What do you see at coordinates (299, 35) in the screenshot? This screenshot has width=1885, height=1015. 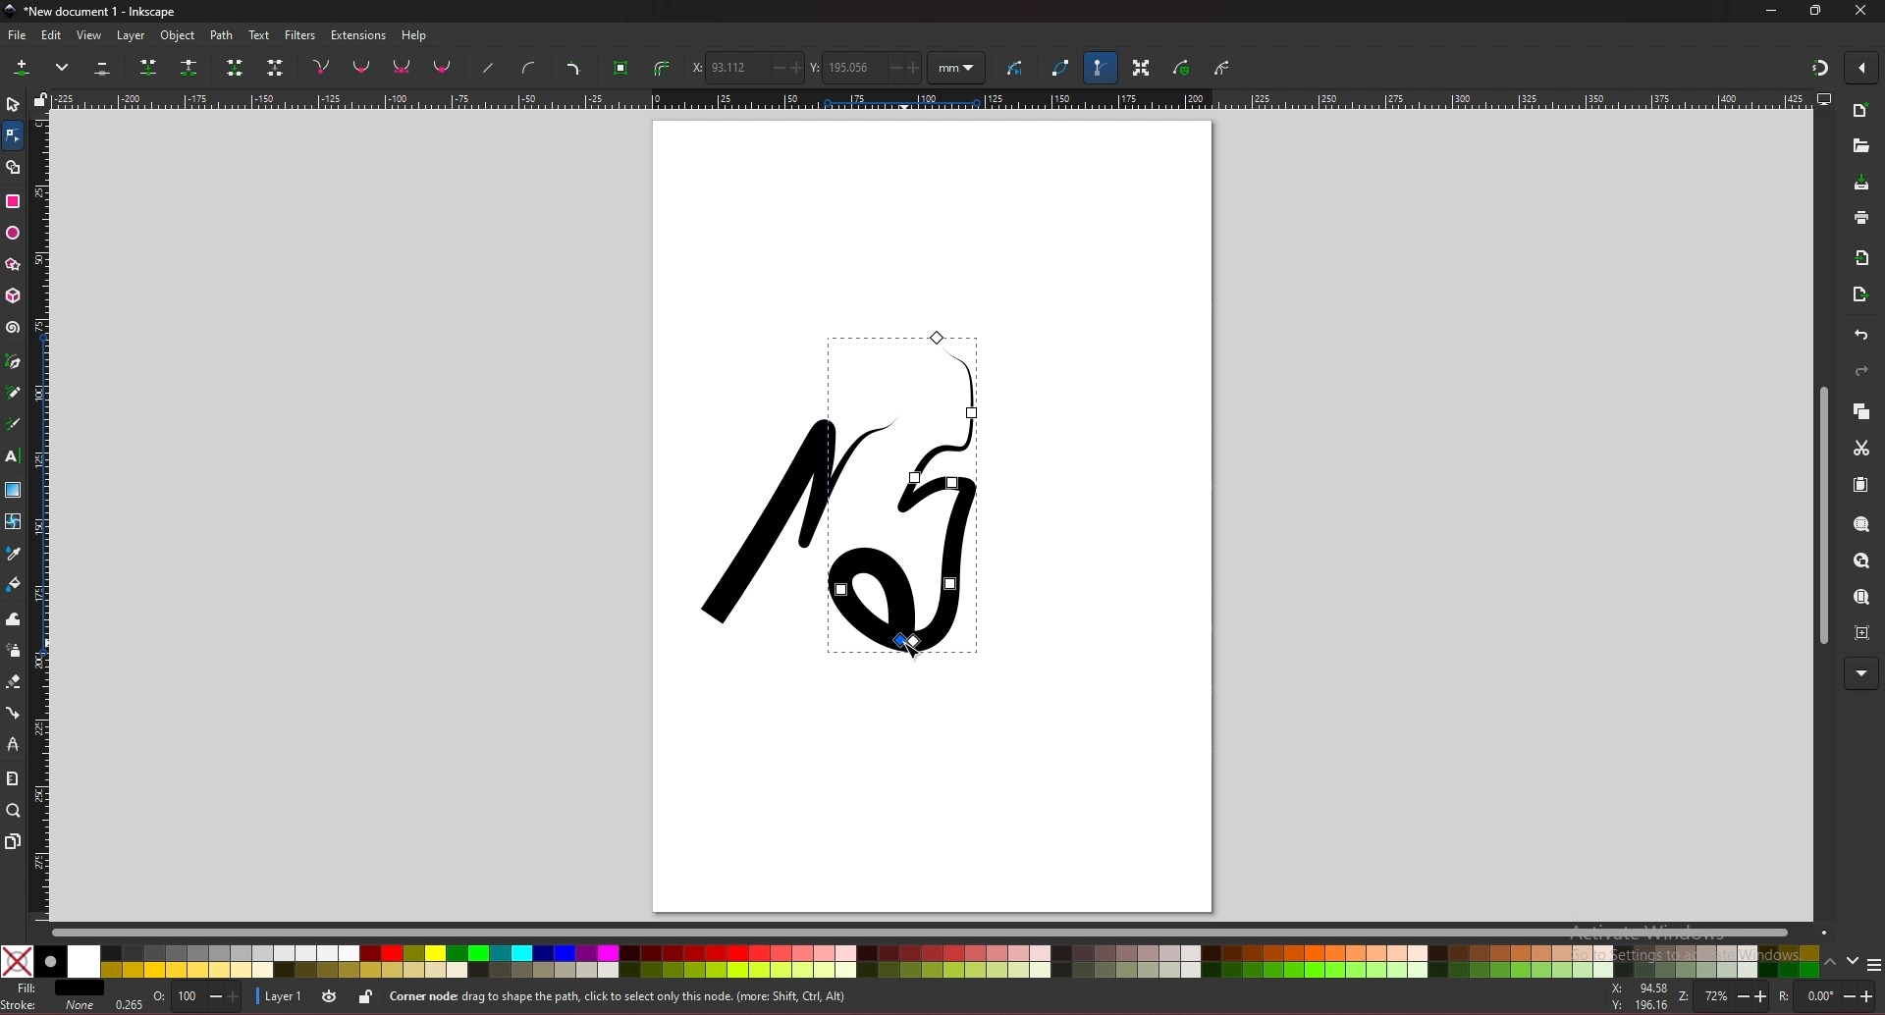 I see `filters` at bounding box center [299, 35].